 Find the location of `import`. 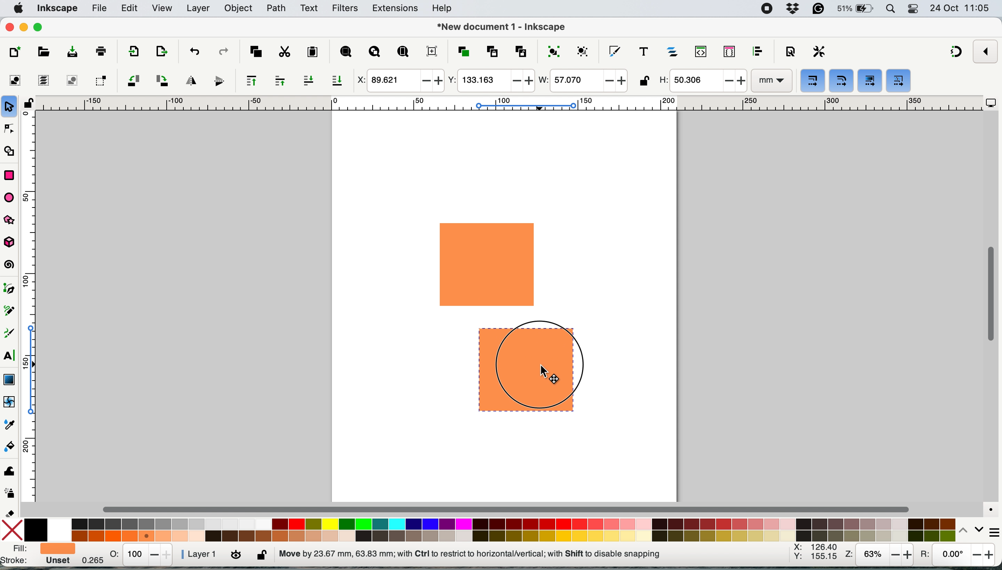

import is located at coordinates (131, 52).